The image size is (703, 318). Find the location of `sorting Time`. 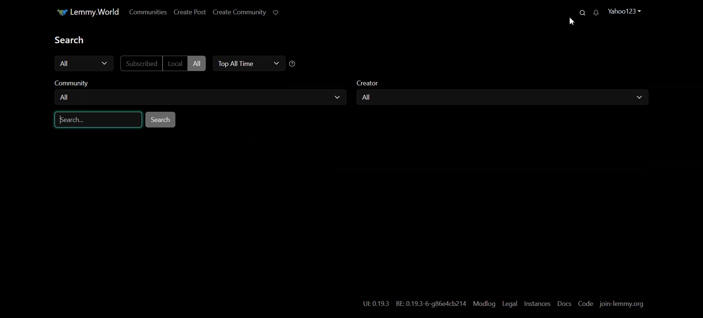

sorting Time is located at coordinates (294, 64).